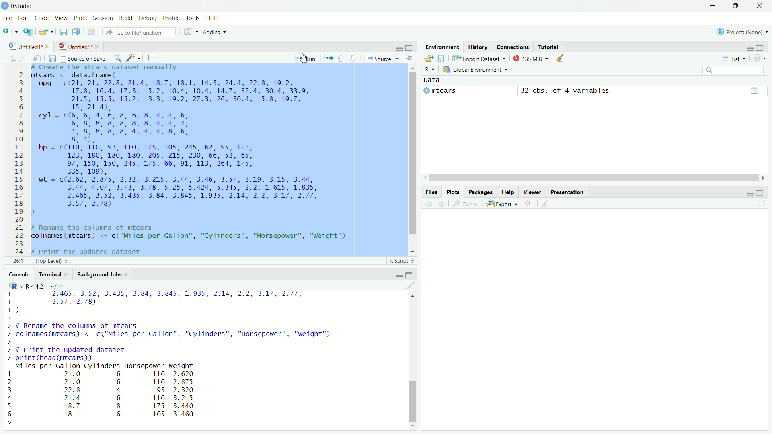 The height and width of the screenshot is (434, 772). What do you see at coordinates (50, 274) in the screenshot?
I see `Terminal` at bounding box center [50, 274].